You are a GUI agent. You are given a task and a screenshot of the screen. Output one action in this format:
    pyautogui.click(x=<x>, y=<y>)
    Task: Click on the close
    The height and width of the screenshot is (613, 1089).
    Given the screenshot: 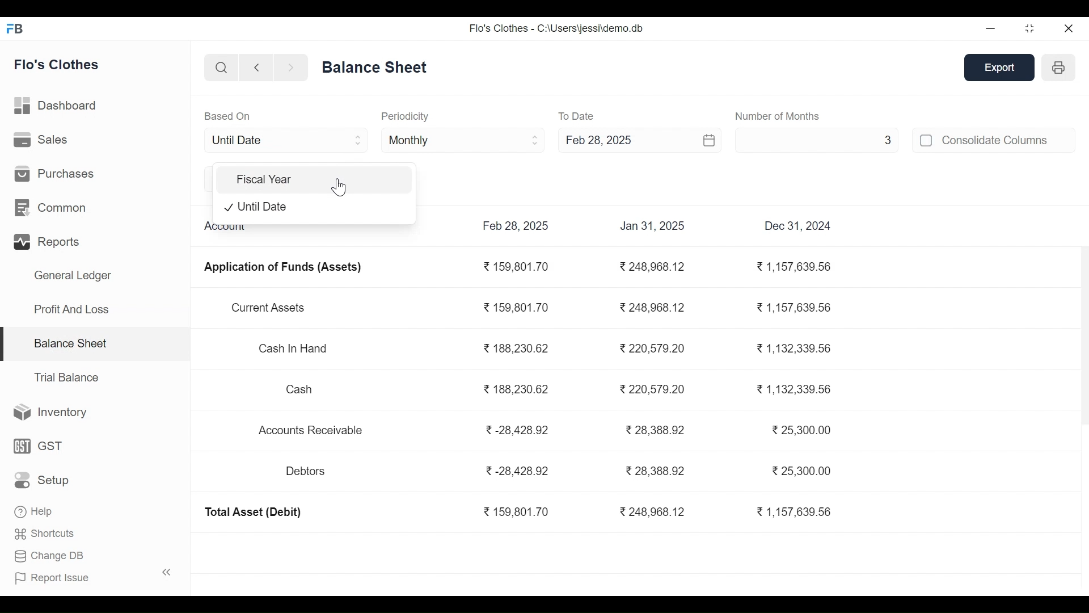 What is the action you would take?
    pyautogui.click(x=1070, y=28)
    